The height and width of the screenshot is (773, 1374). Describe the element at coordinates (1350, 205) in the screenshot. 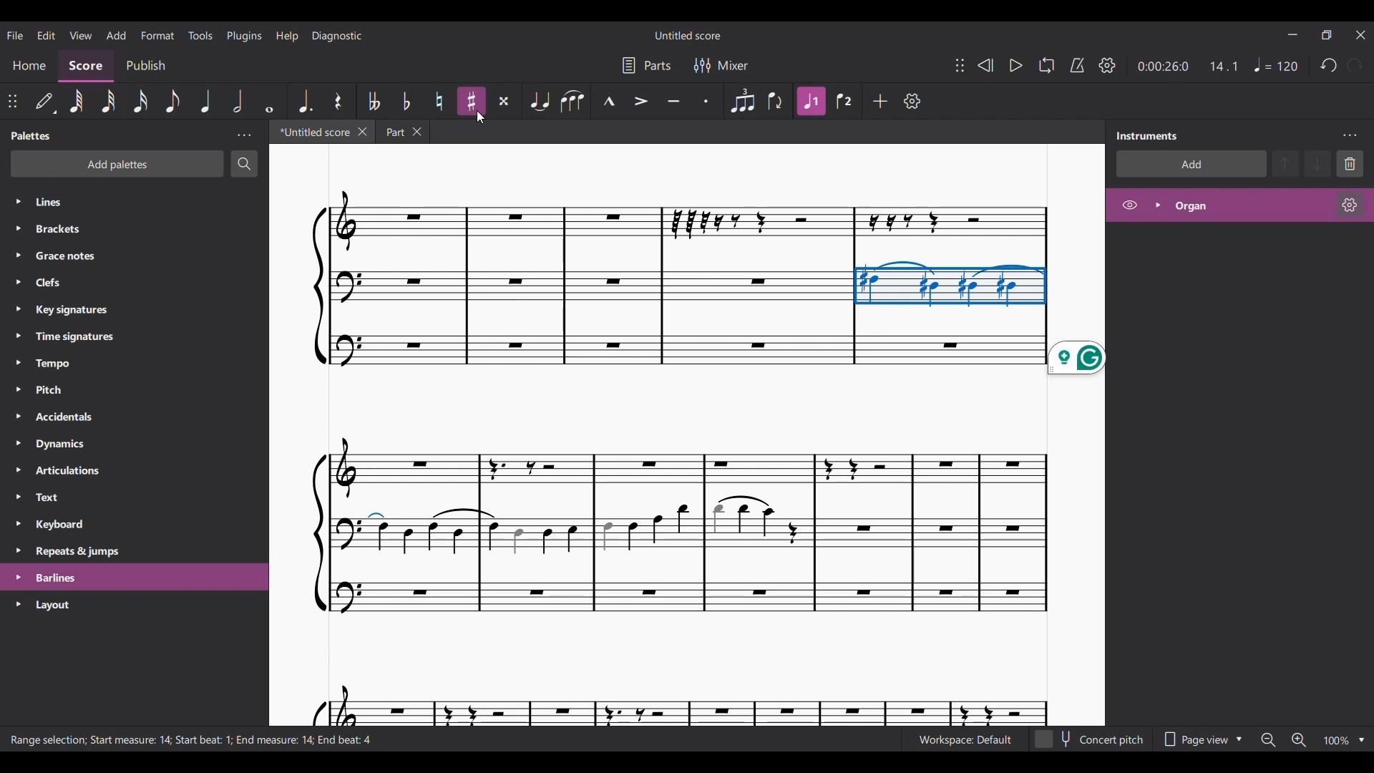

I see `Organ settings` at that location.